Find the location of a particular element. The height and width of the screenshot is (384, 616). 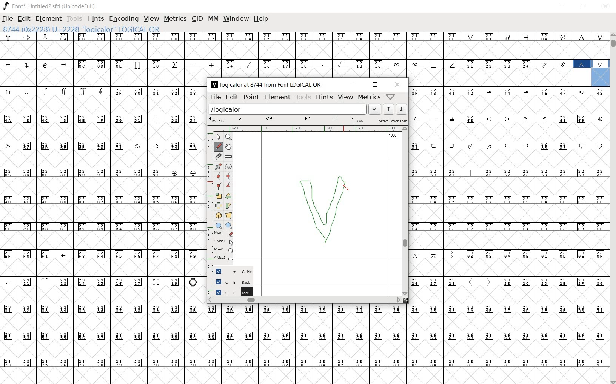

draw a freehand curve is located at coordinates (219, 147).